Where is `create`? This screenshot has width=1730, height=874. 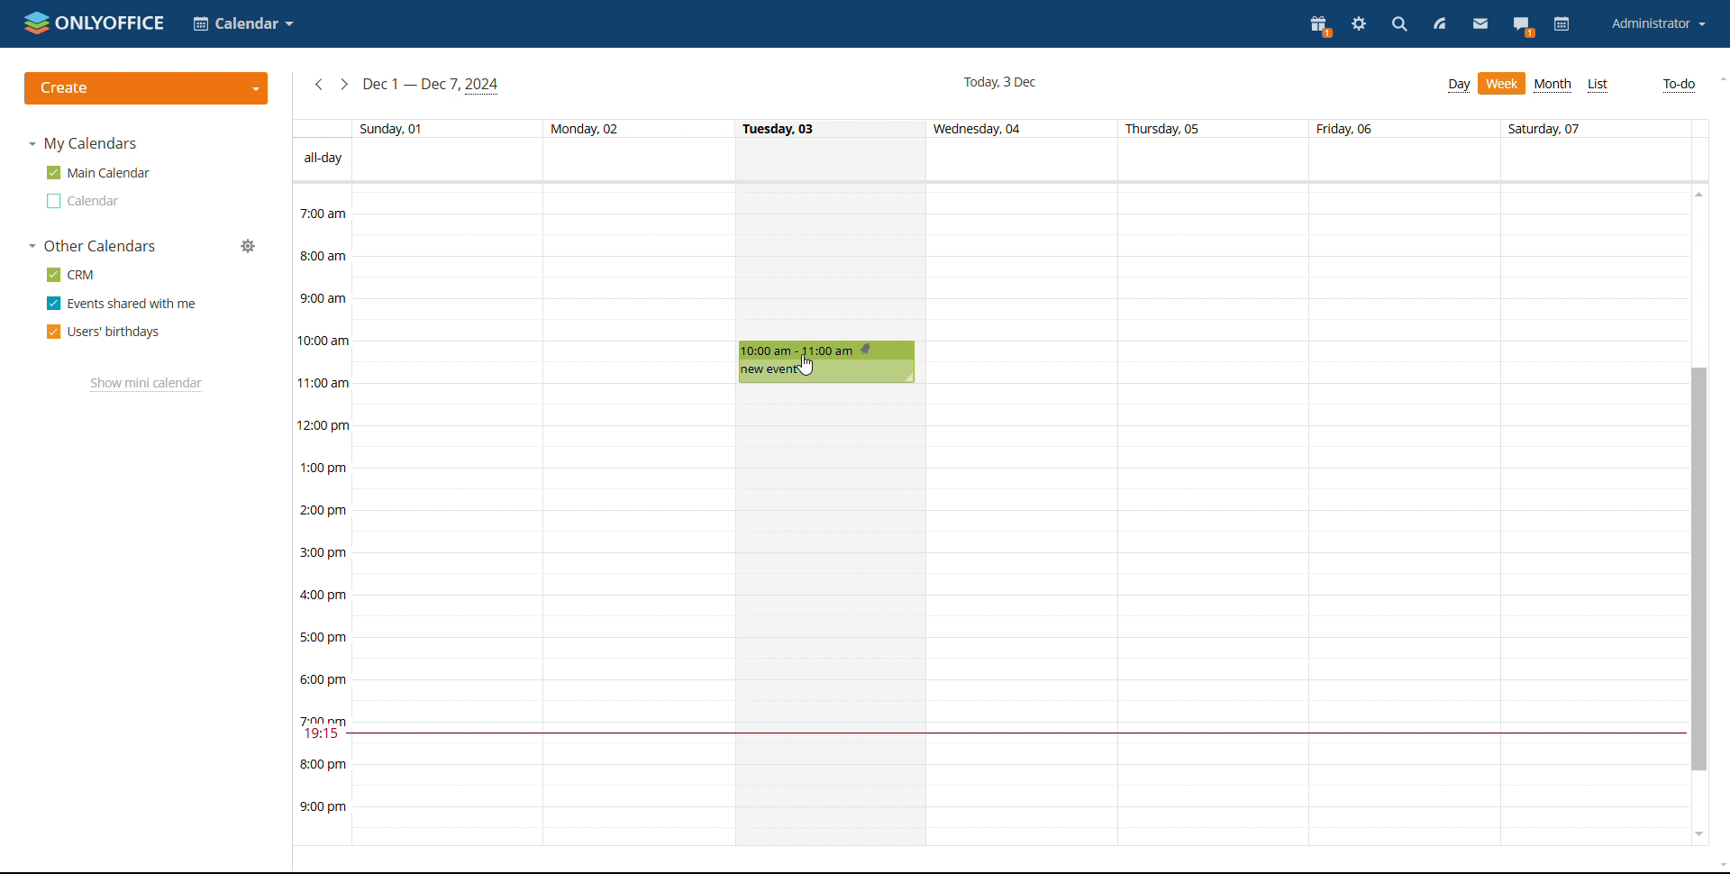
create is located at coordinates (147, 88).